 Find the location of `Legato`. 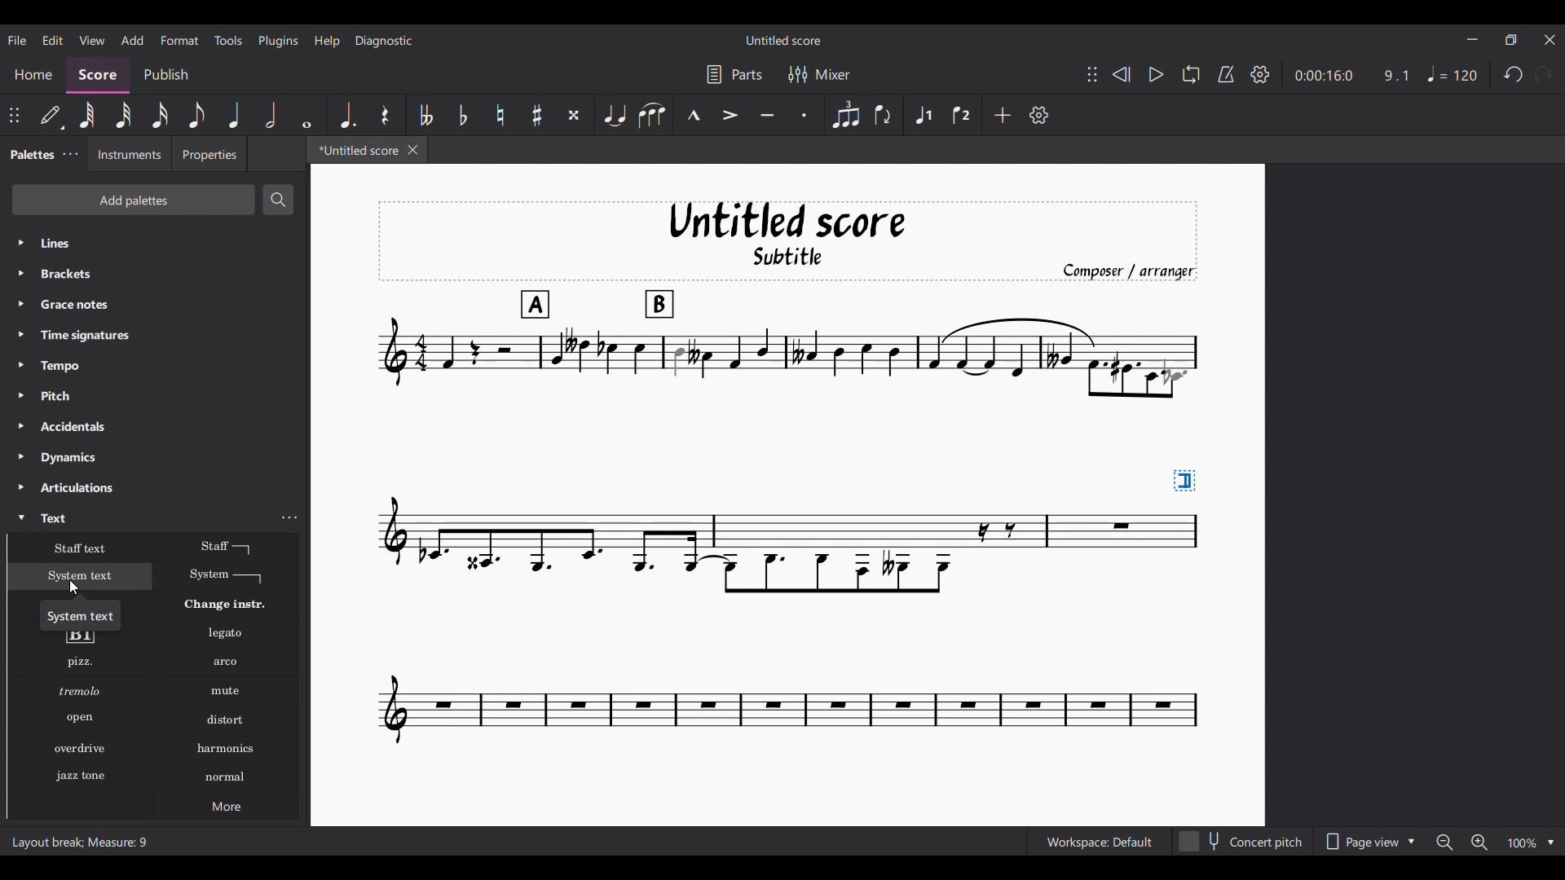

Legato is located at coordinates (226, 634).